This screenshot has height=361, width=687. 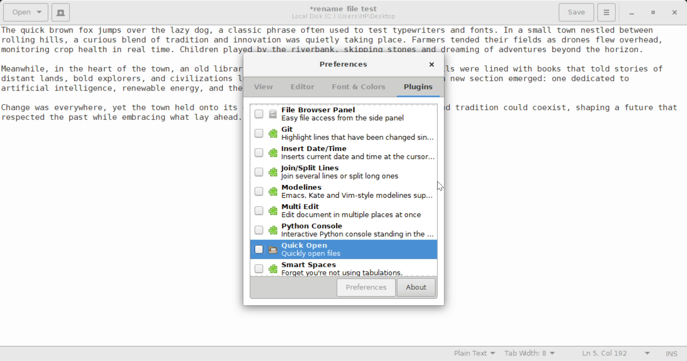 I want to click on Unselected Insert Date/Time Plugin, so click(x=342, y=151).